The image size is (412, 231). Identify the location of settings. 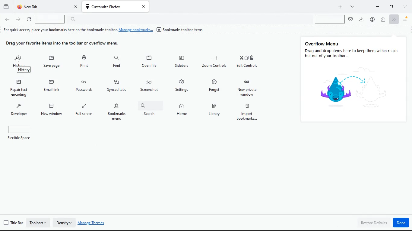
(183, 86).